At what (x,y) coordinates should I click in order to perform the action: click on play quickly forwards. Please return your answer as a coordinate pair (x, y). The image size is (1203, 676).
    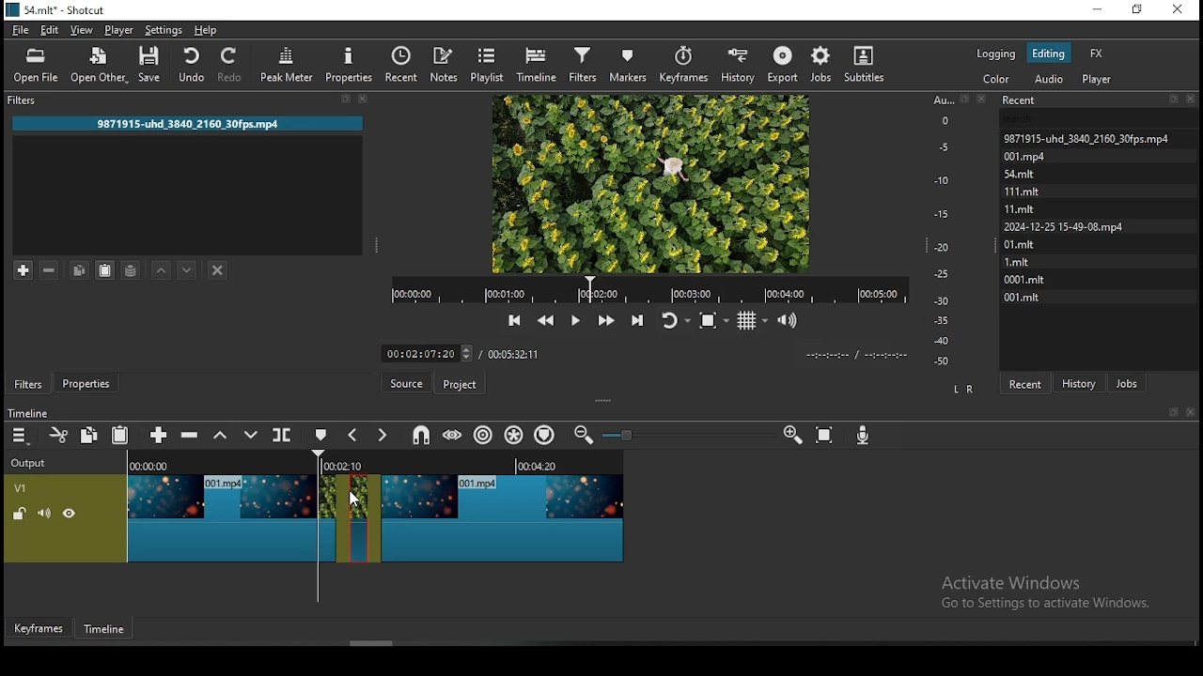
    Looking at the image, I should click on (603, 318).